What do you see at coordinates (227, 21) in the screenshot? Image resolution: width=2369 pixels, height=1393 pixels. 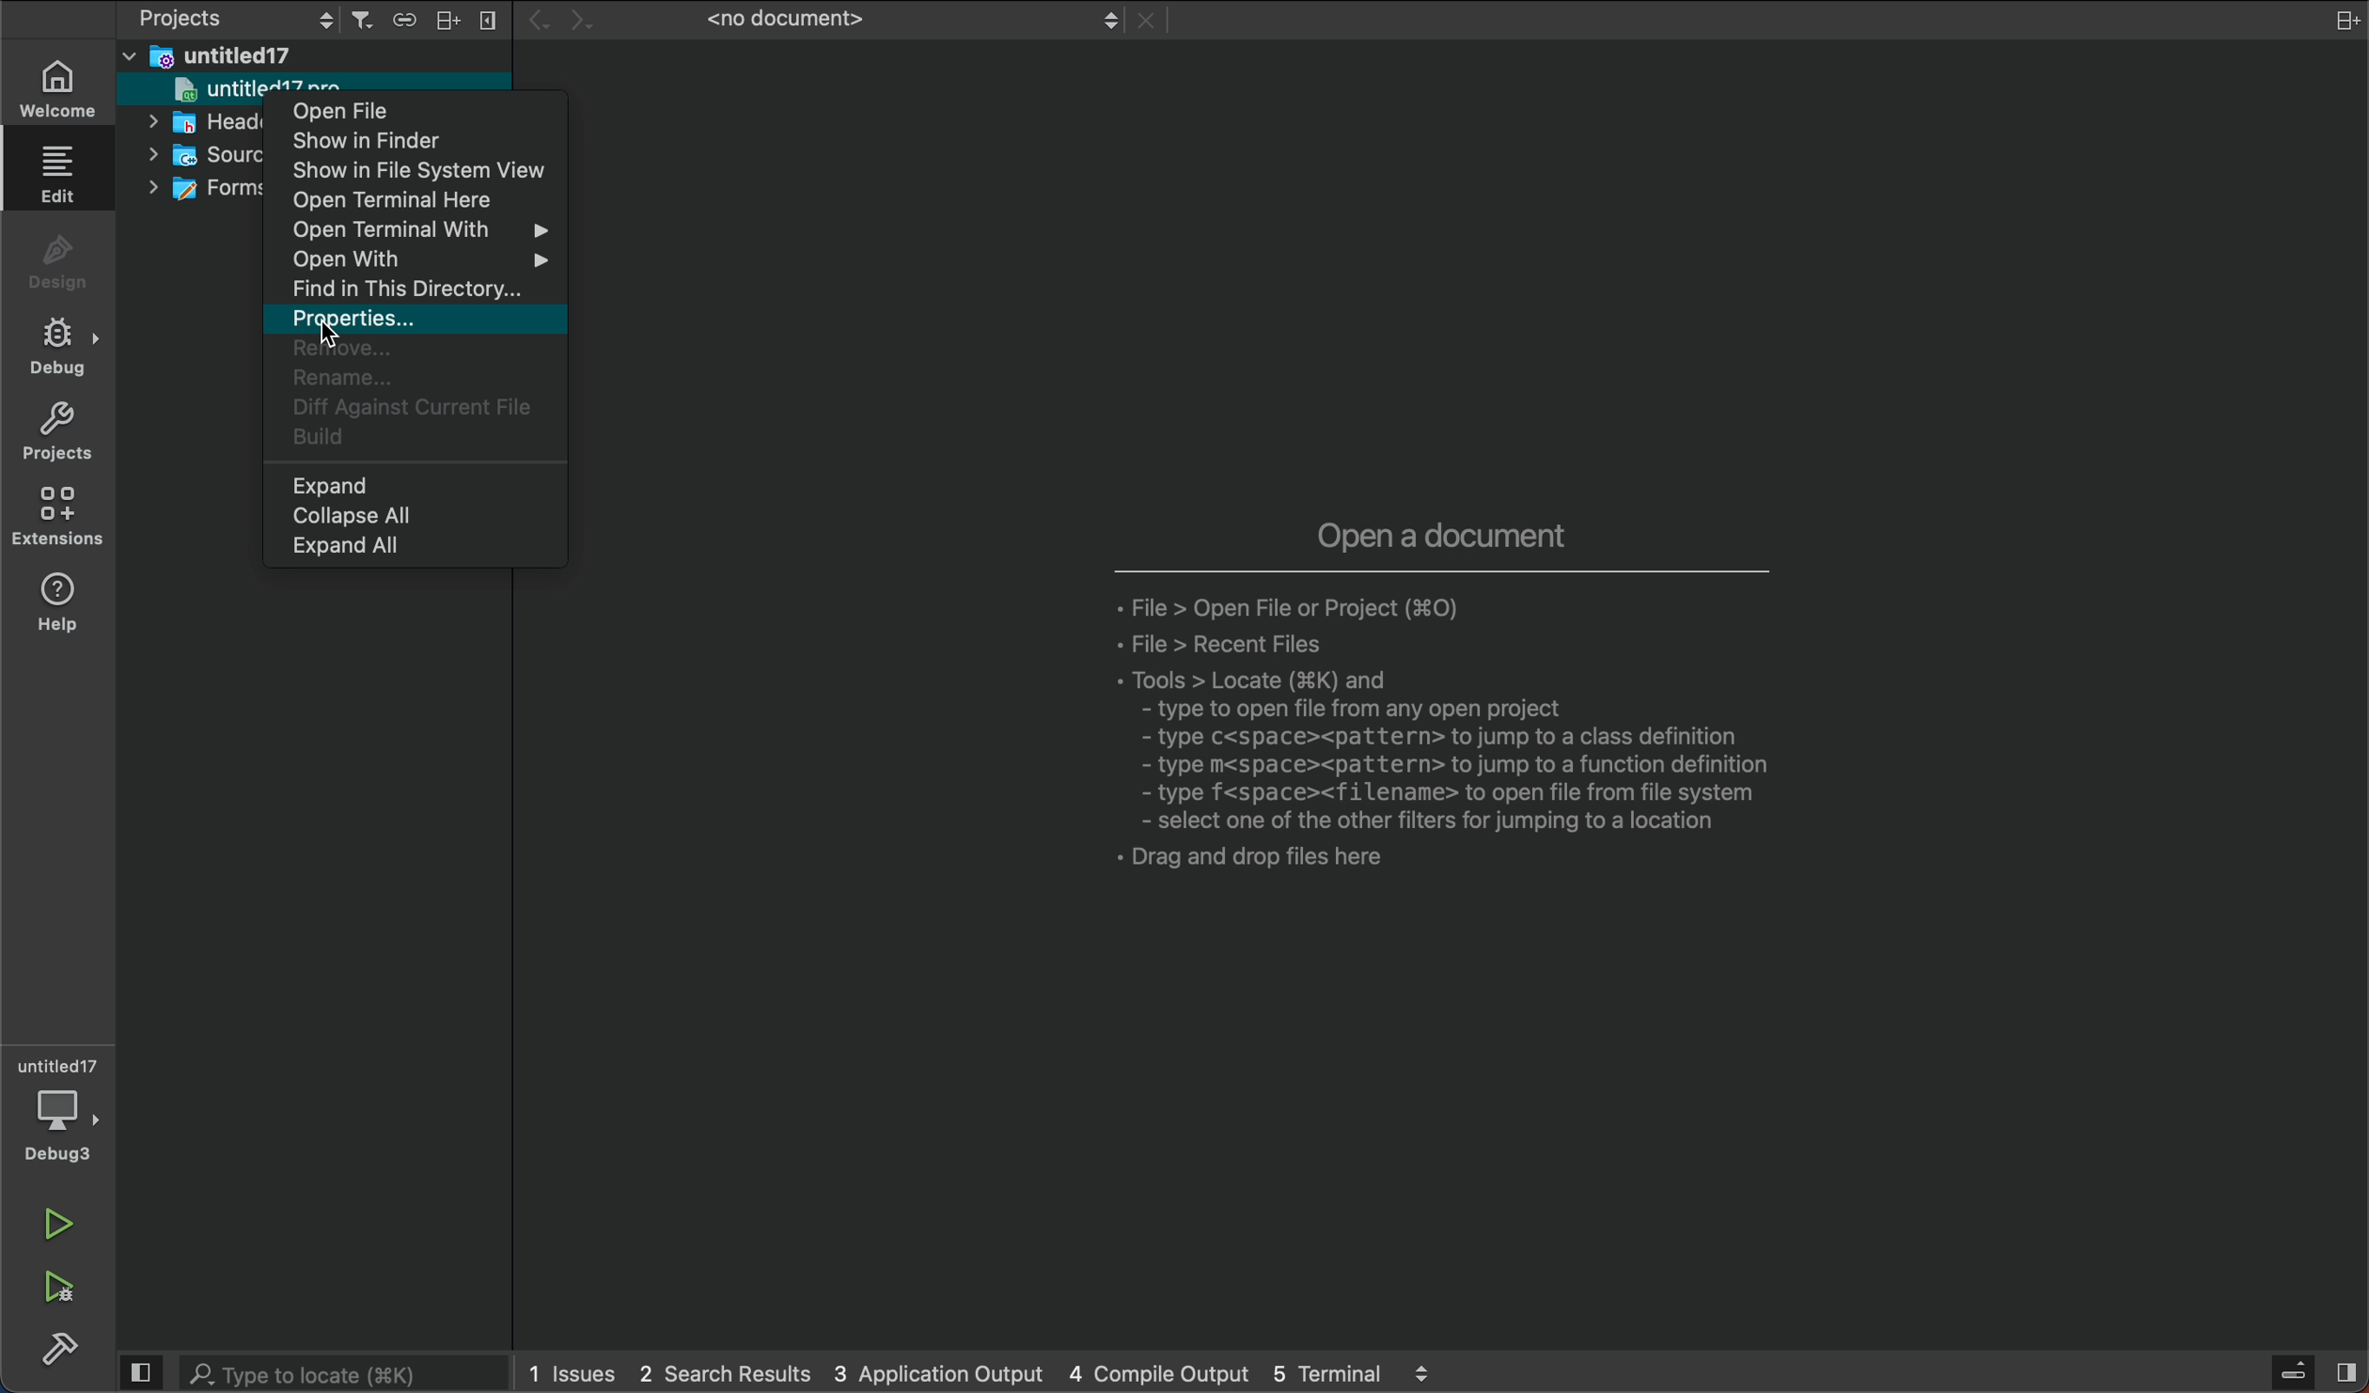 I see `switch project` at bounding box center [227, 21].